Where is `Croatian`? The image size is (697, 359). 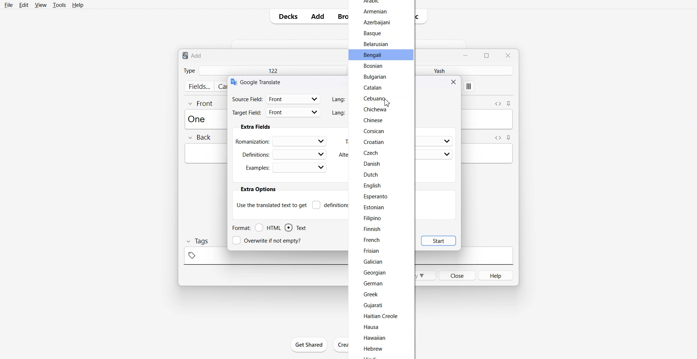
Croatian is located at coordinates (374, 142).